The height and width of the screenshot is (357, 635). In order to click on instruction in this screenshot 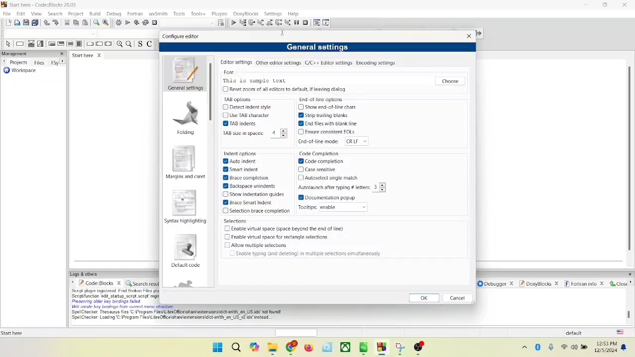, I will do `click(19, 44)`.